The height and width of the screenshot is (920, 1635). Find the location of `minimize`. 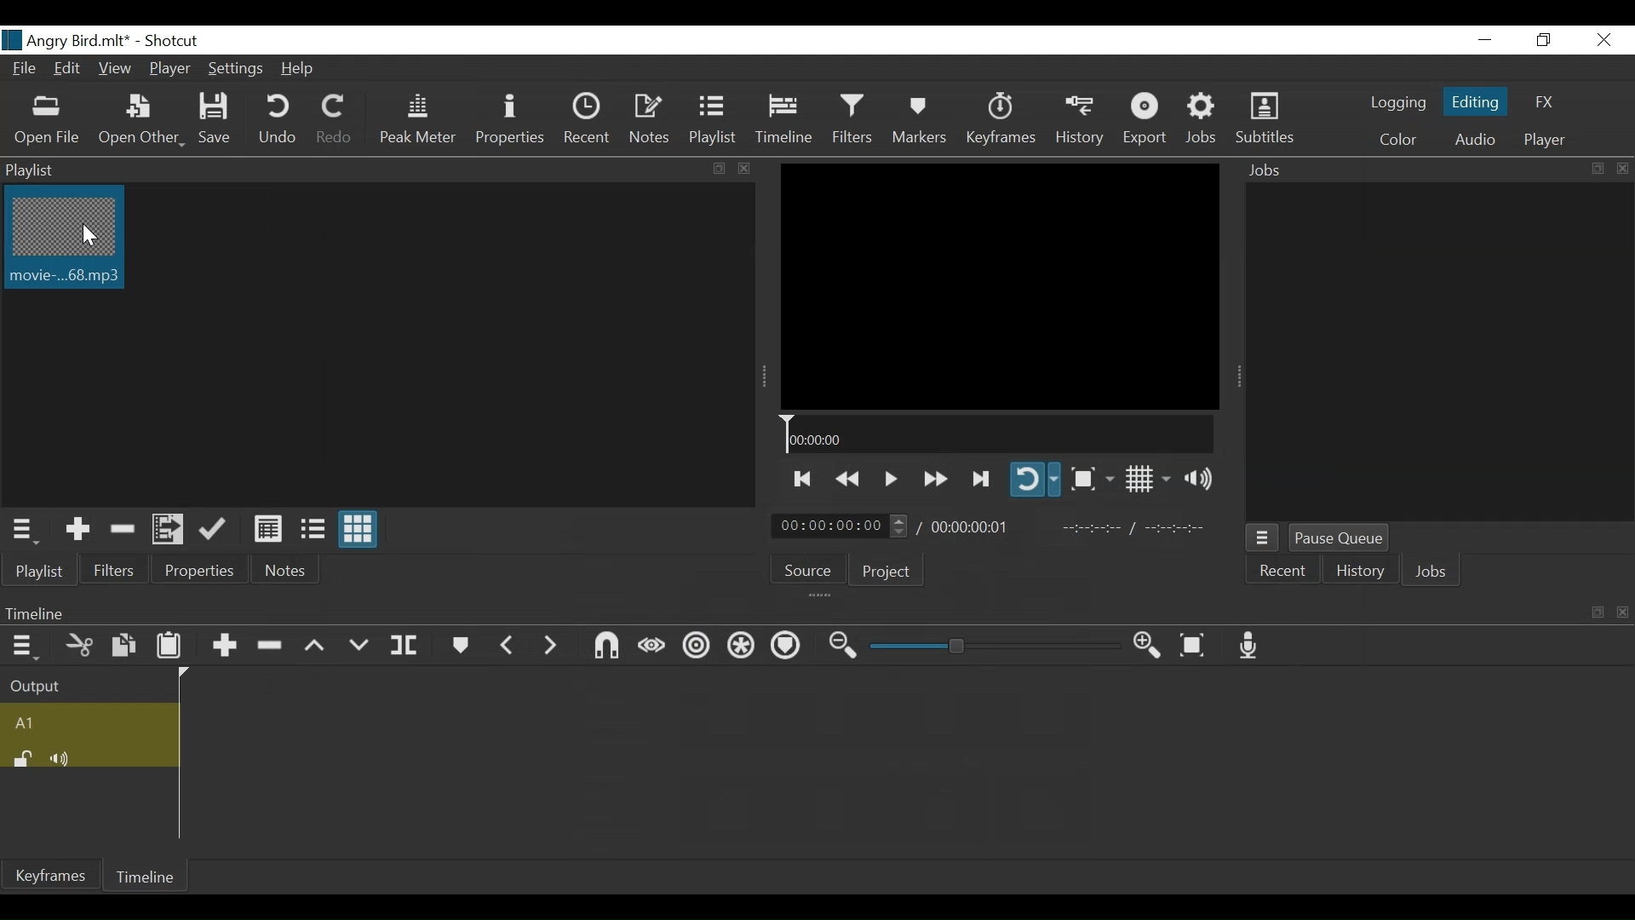

minimize is located at coordinates (1483, 40).